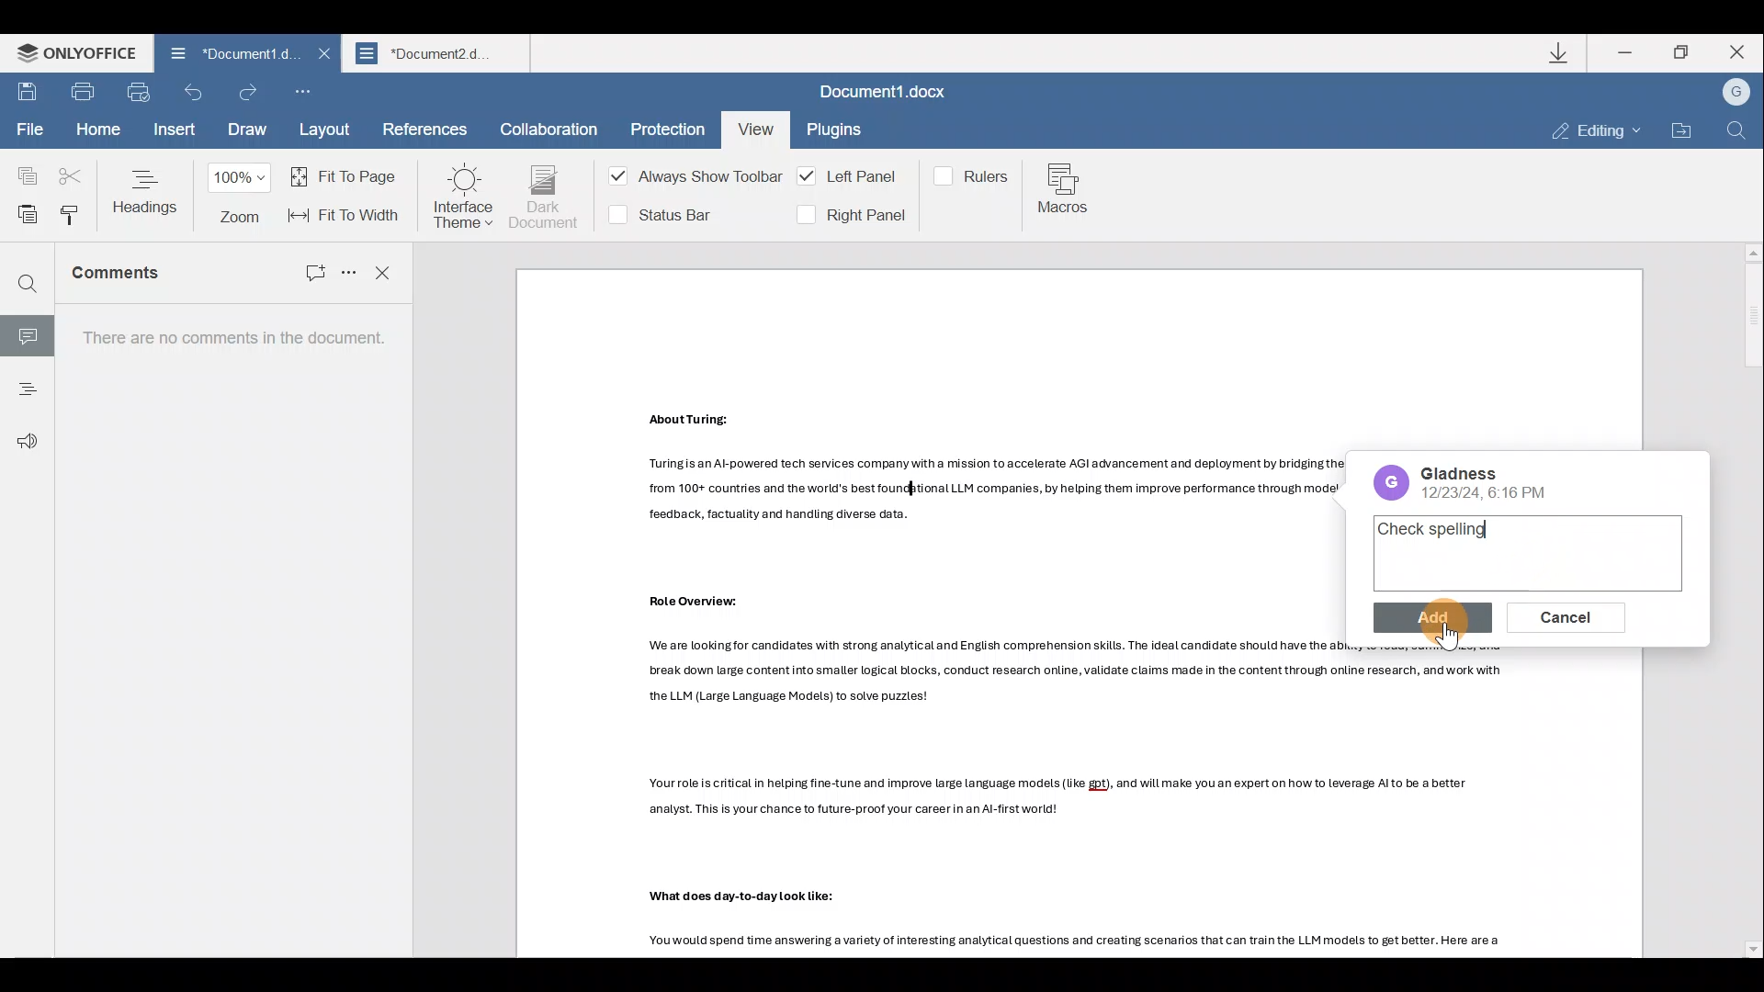  I want to click on Open file location, so click(1679, 130).